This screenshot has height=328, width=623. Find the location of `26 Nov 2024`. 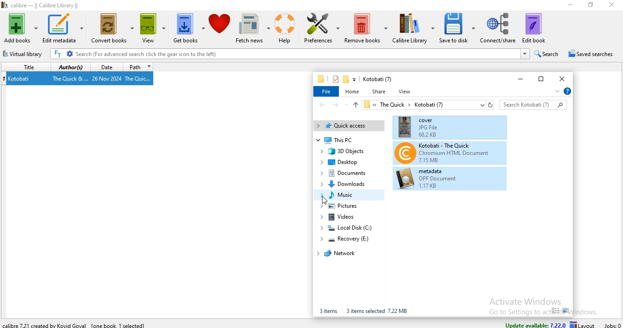

26 Nov 2024 is located at coordinates (107, 79).